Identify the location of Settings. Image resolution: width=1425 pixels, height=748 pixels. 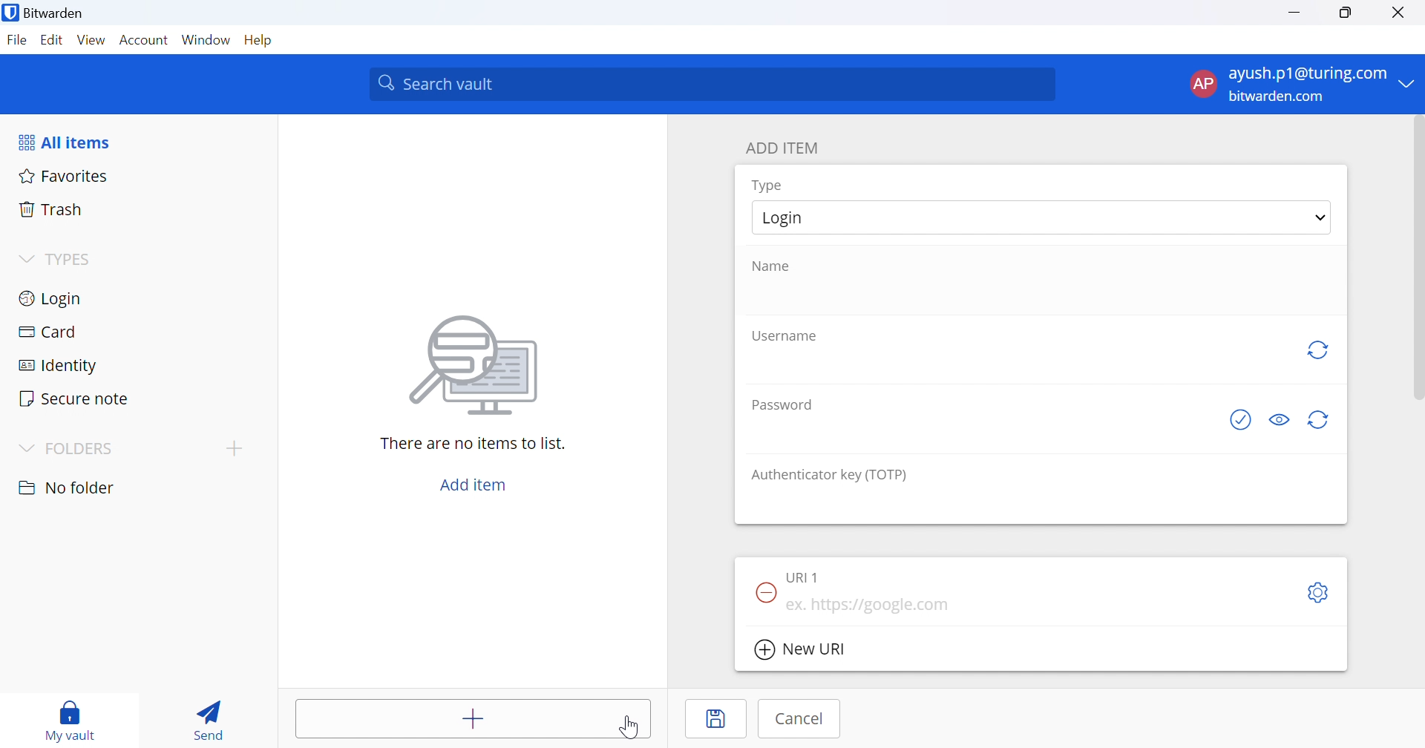
(1320, 592).